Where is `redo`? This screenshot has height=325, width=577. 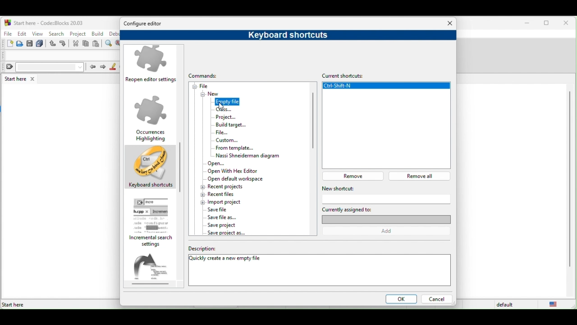 redo is located at coordinates (64, 44).